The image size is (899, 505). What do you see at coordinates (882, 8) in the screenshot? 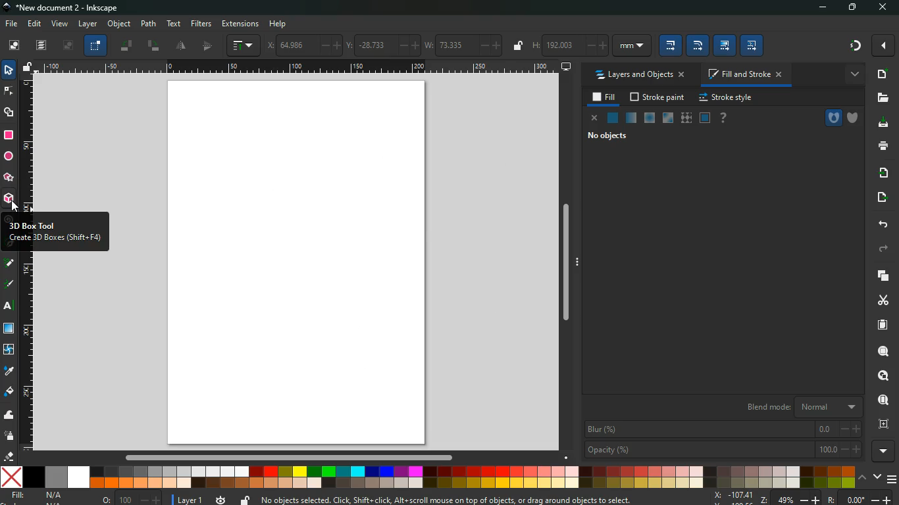
I see `close` at bounding box center [882, 8].